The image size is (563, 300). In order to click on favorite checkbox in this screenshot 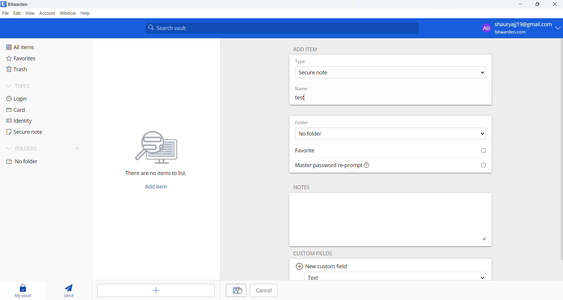, I will do `click(392, 151)`.